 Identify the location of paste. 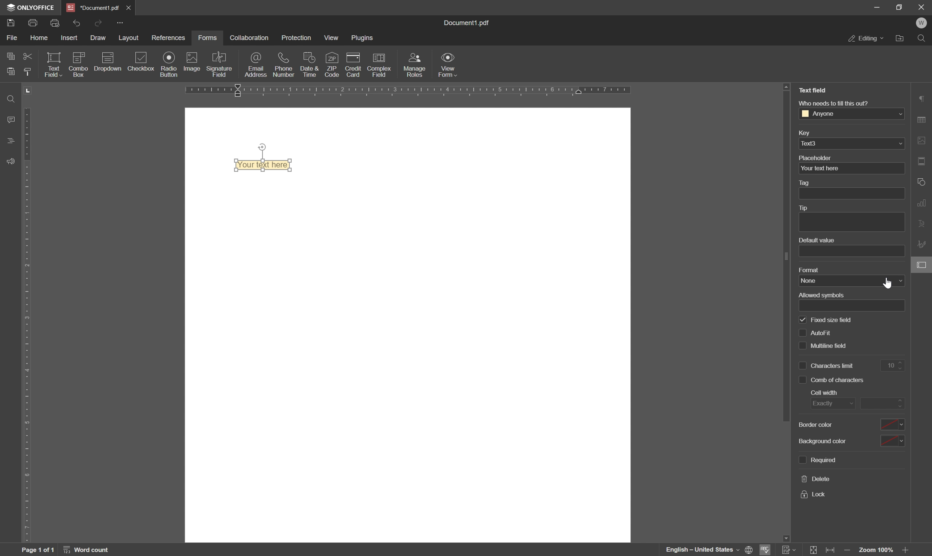
(11, 71).